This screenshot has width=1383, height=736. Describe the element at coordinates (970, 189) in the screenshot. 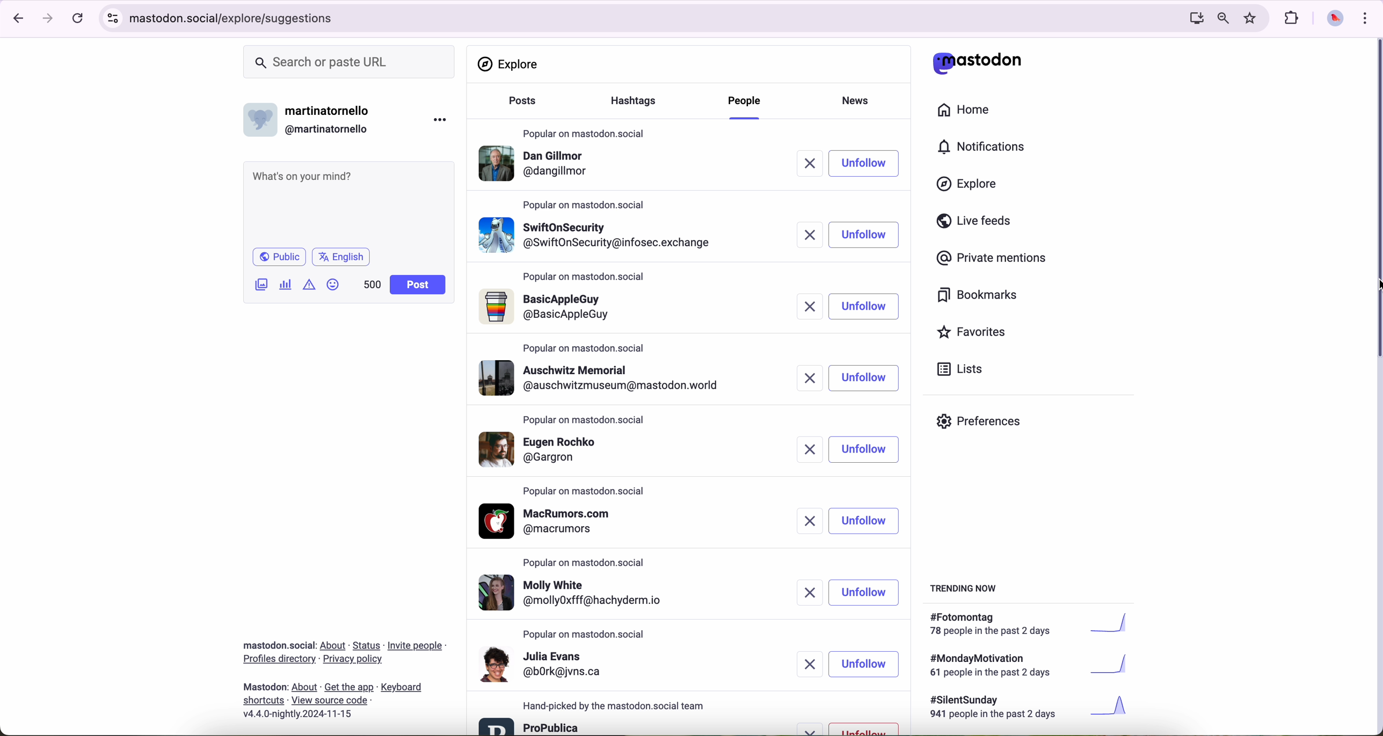

I see `click on explore button` at that location.